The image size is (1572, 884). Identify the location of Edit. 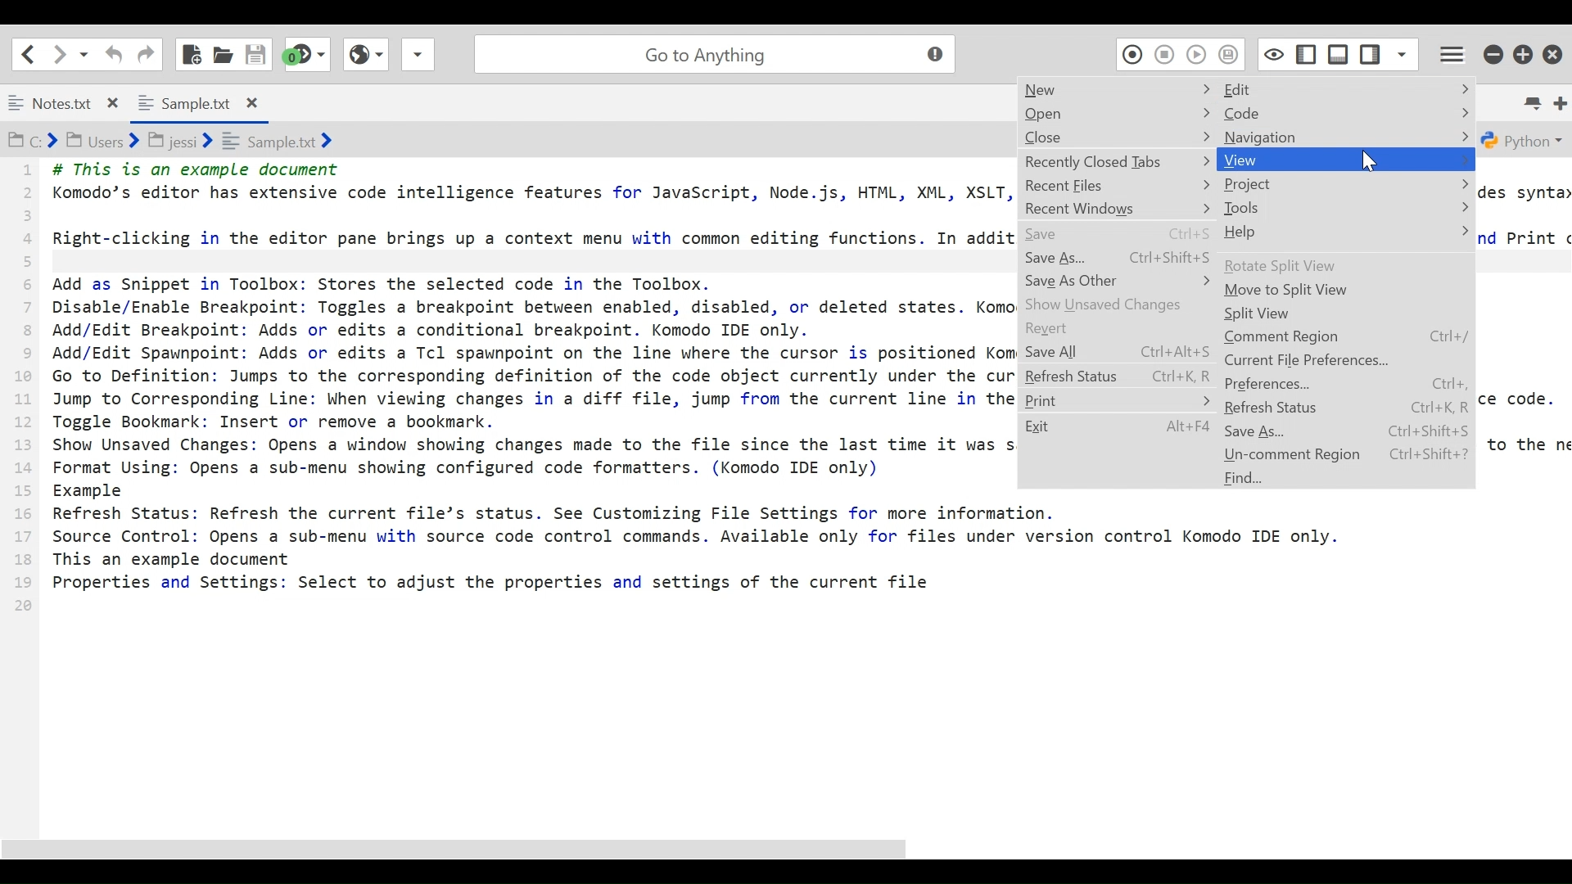
(1348, 90).